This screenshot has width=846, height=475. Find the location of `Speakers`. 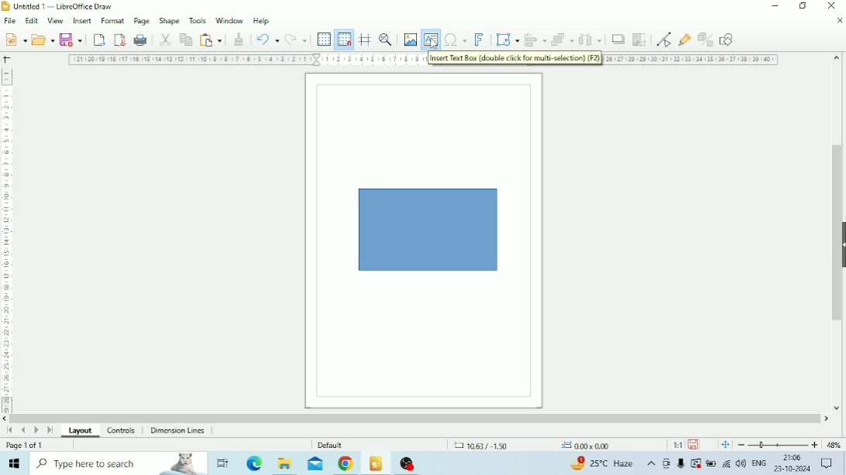

Speakers is located at coordinates (741, 463).